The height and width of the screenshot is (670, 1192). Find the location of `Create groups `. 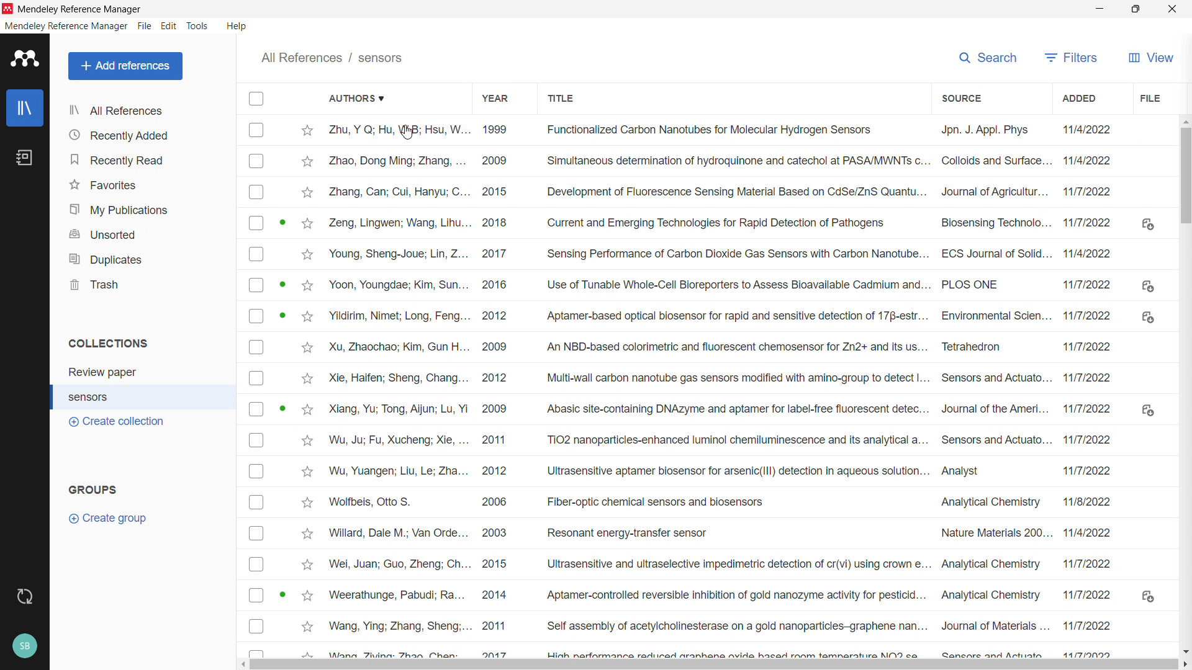

Create groups  is located at coordinates (113, 518).